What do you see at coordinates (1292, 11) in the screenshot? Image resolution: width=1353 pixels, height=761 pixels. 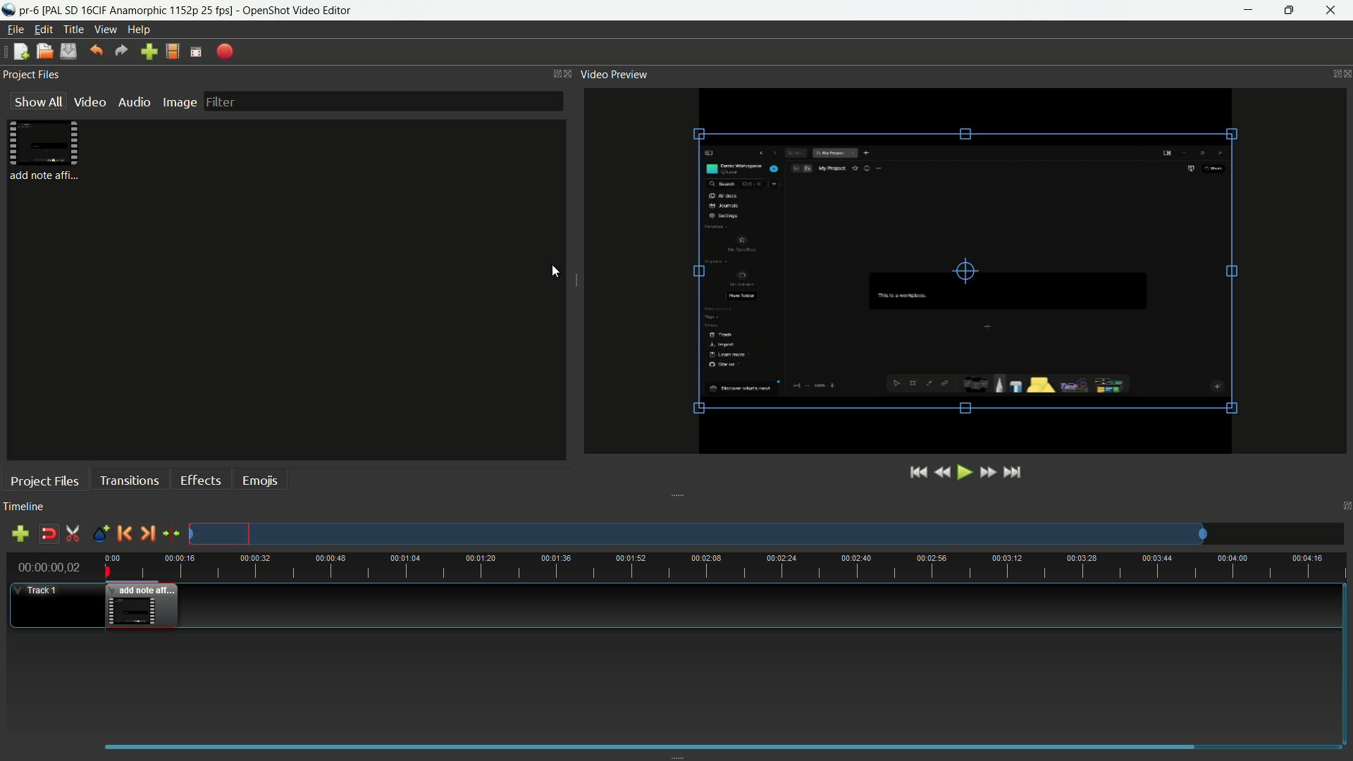 I see `maximize` at bounding box center [1292, 11].